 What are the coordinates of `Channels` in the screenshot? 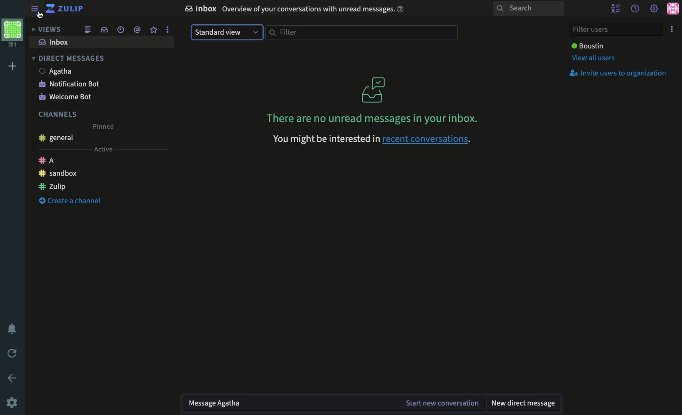 It's located at (60, 114).